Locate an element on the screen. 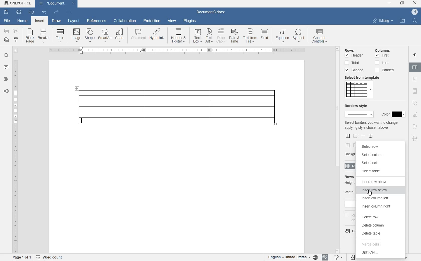  Banded is located at coordinates (384, 70).